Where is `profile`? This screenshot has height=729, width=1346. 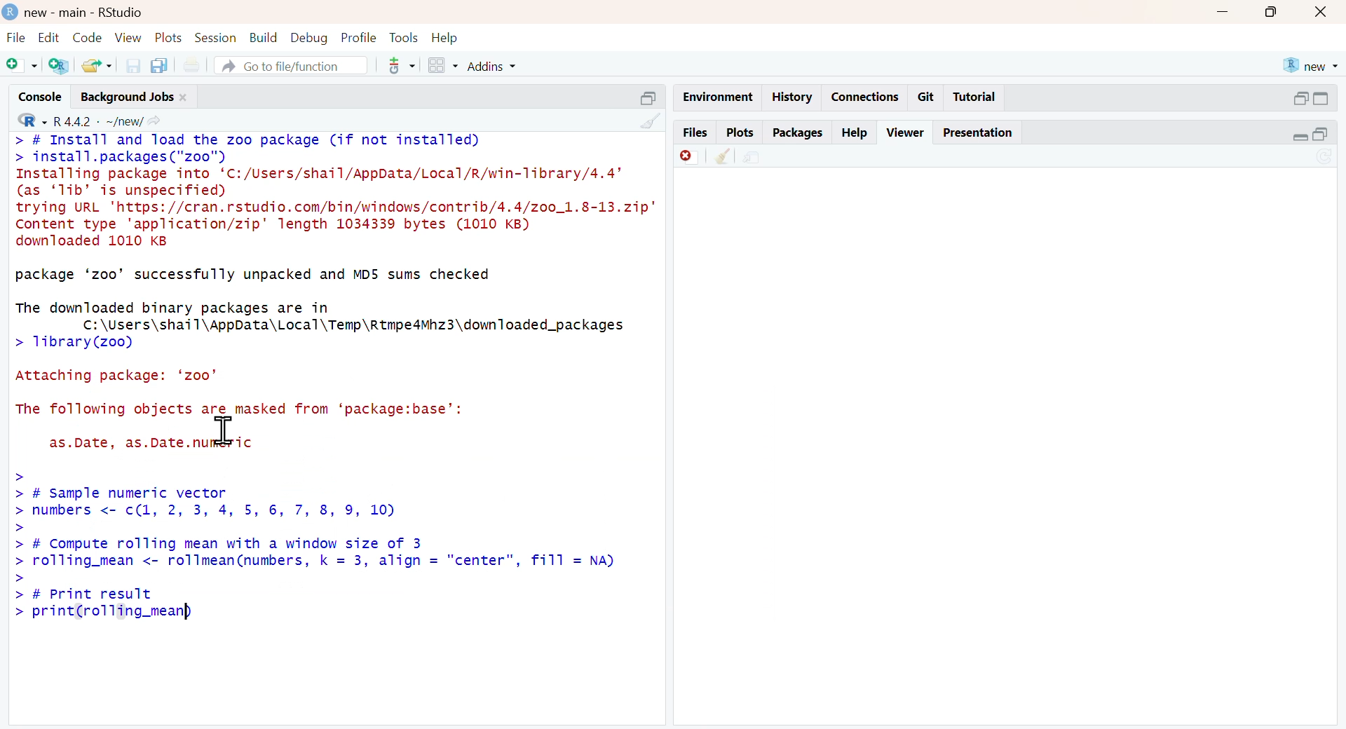 profile is located at coordinates (360, 38).